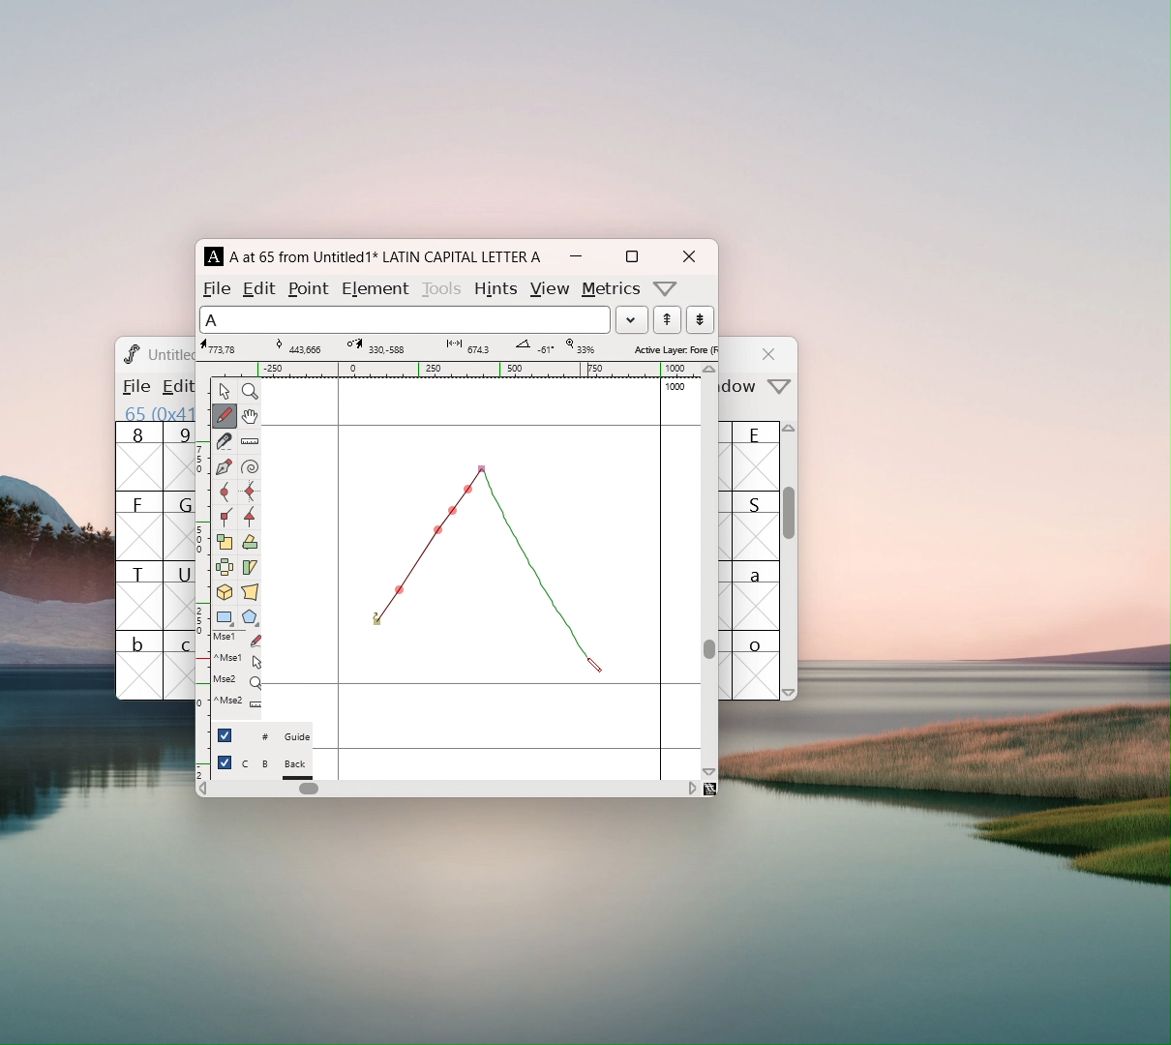 The image size is (1171, 1045). Describe the element at coordinates (174, 388) in the screenshot. I see `` at that location.